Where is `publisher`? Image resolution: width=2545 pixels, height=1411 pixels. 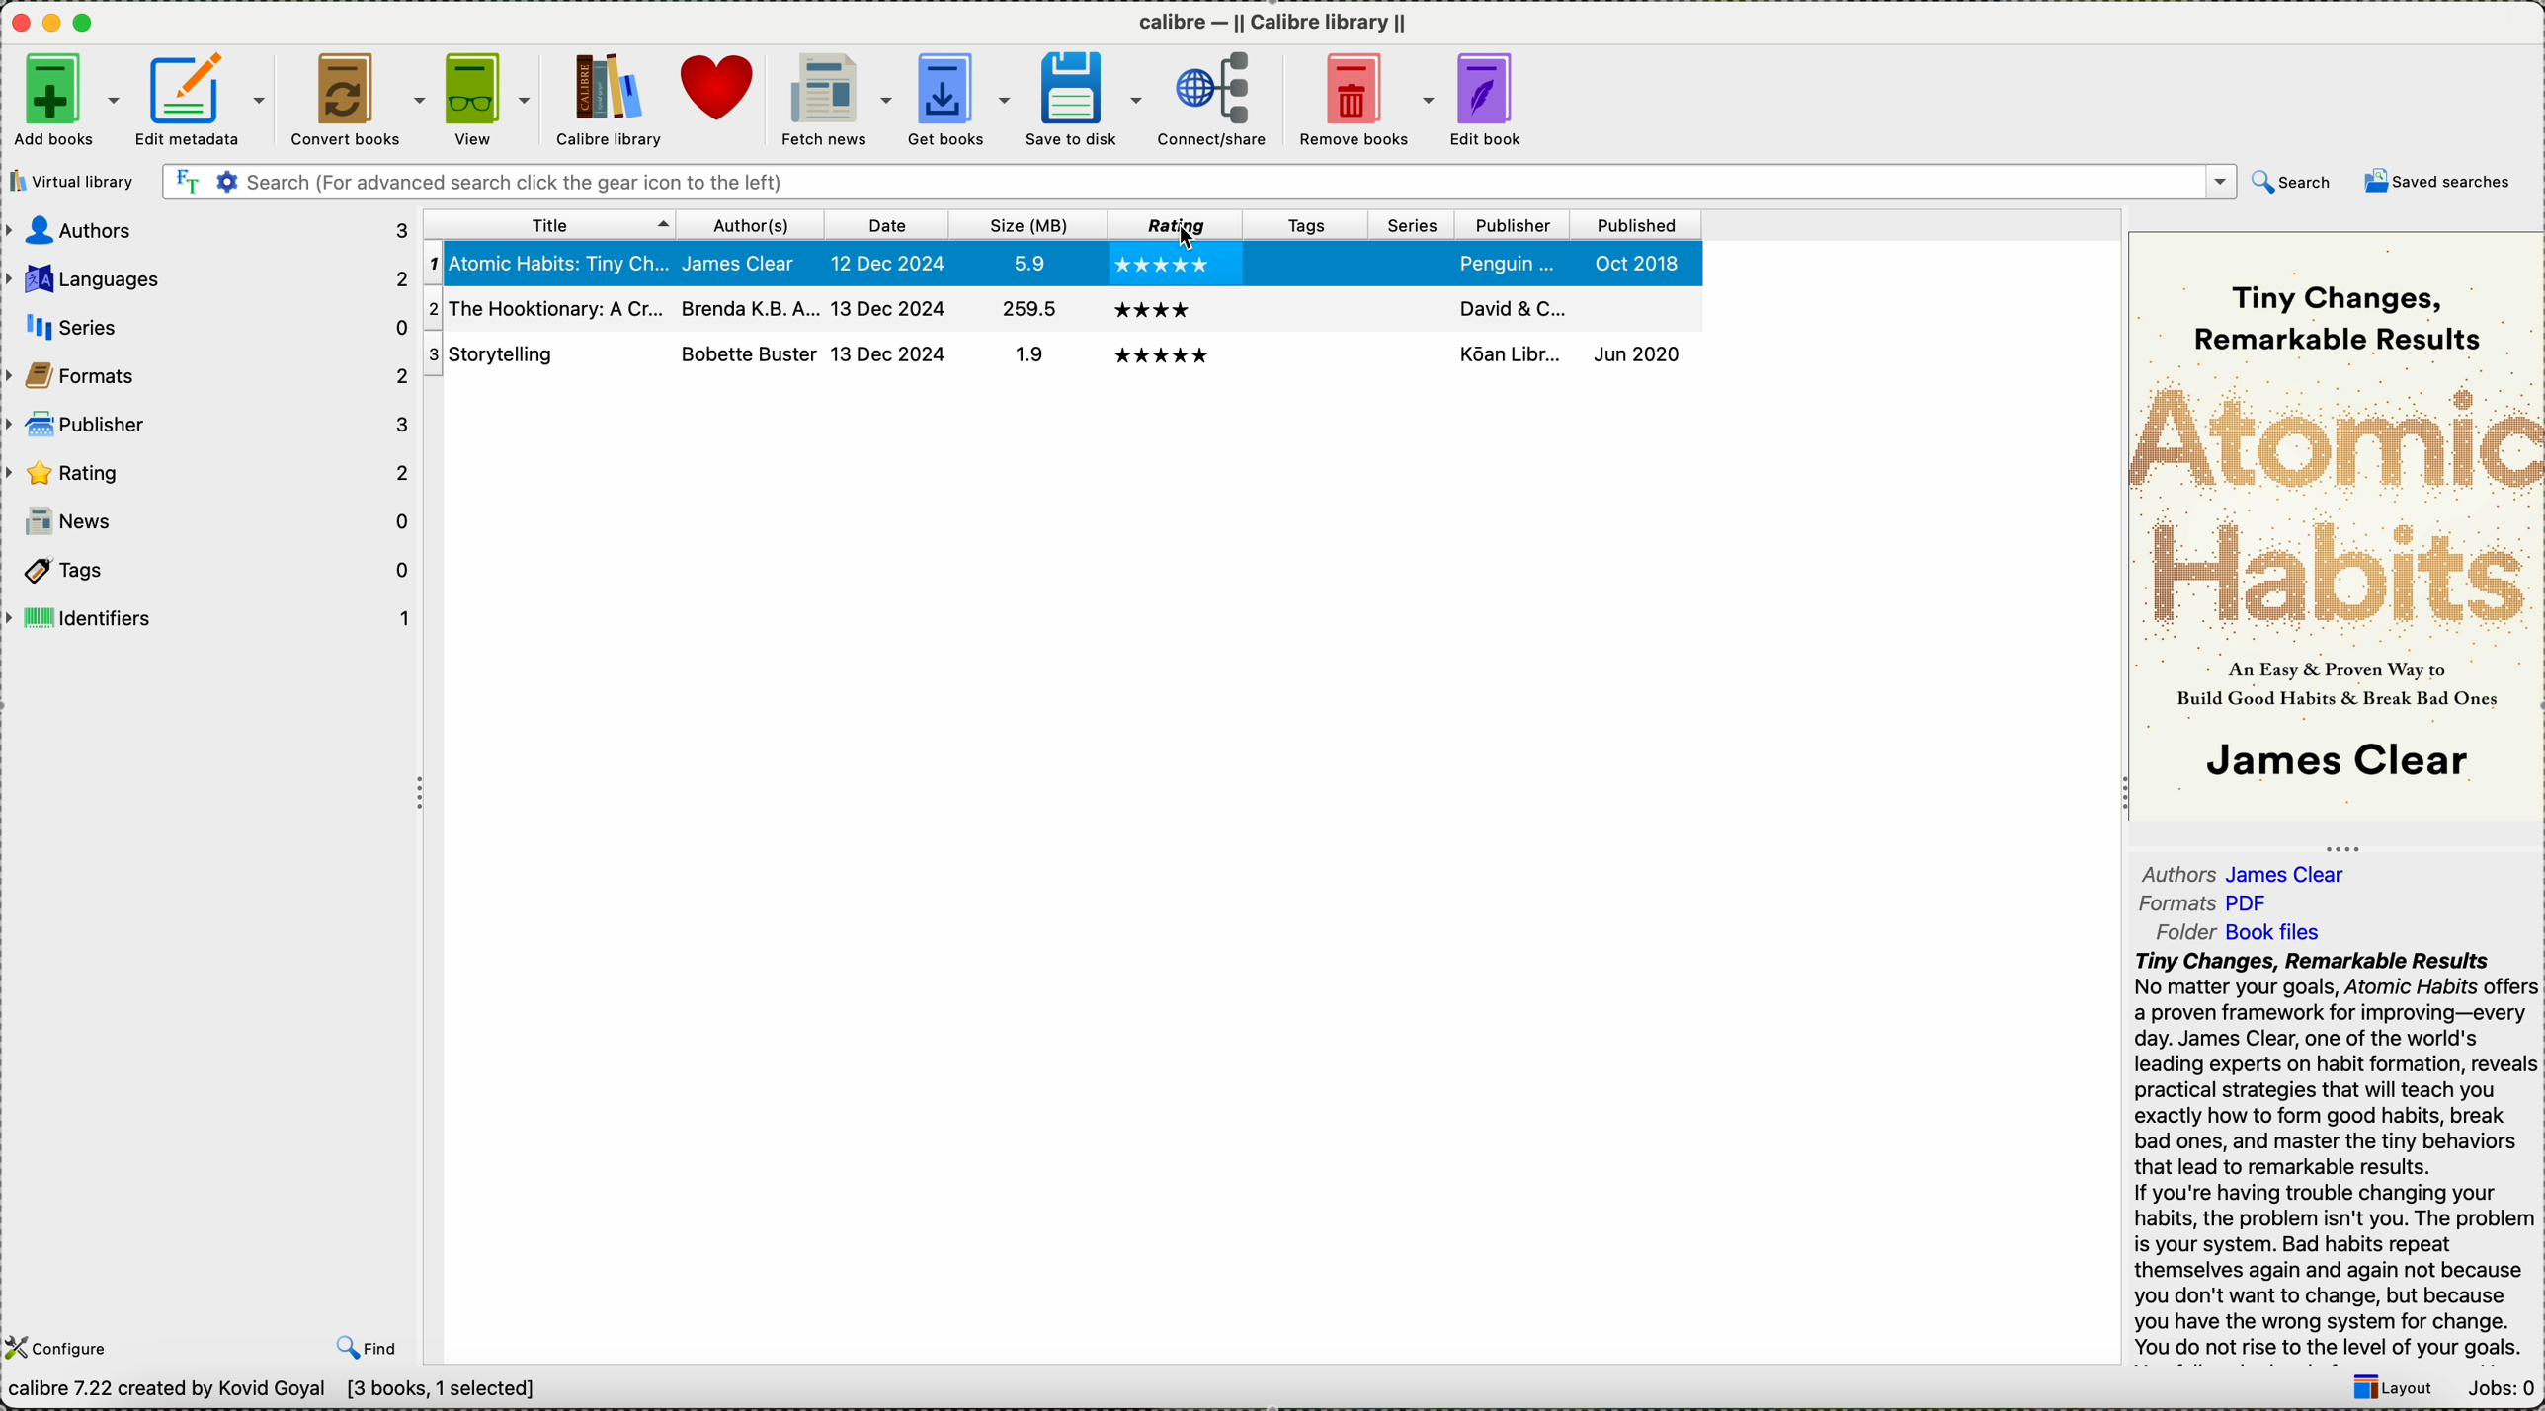
publisher is located at coordinates (206, 424).